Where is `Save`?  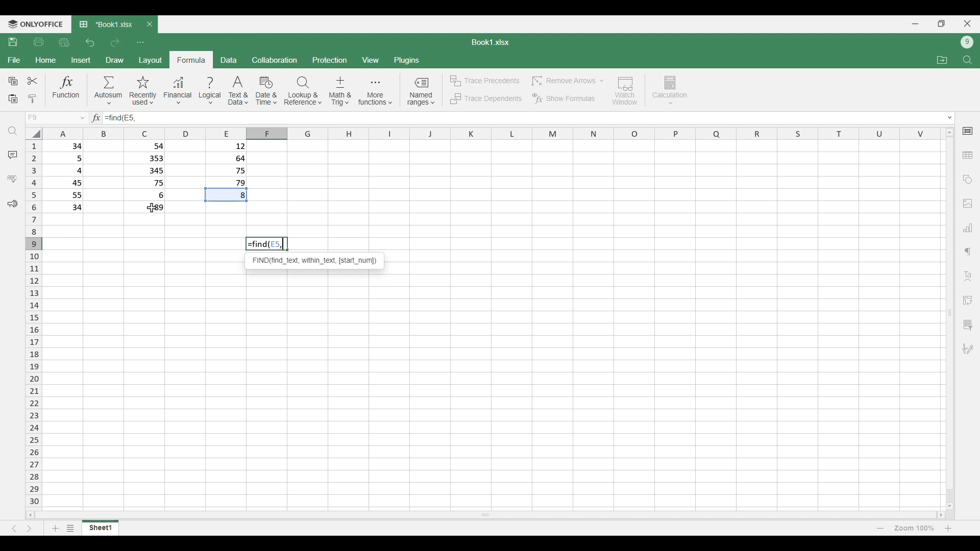
Save is located at coordinates (13, 42).